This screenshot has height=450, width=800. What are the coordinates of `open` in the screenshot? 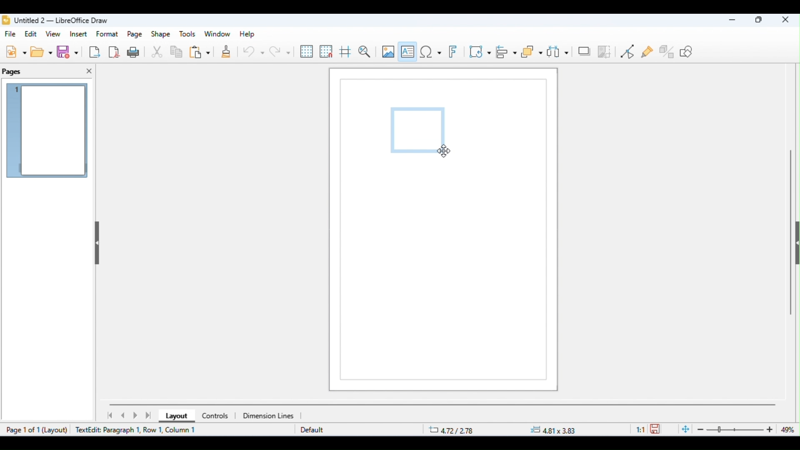 It's located at (42, 52).